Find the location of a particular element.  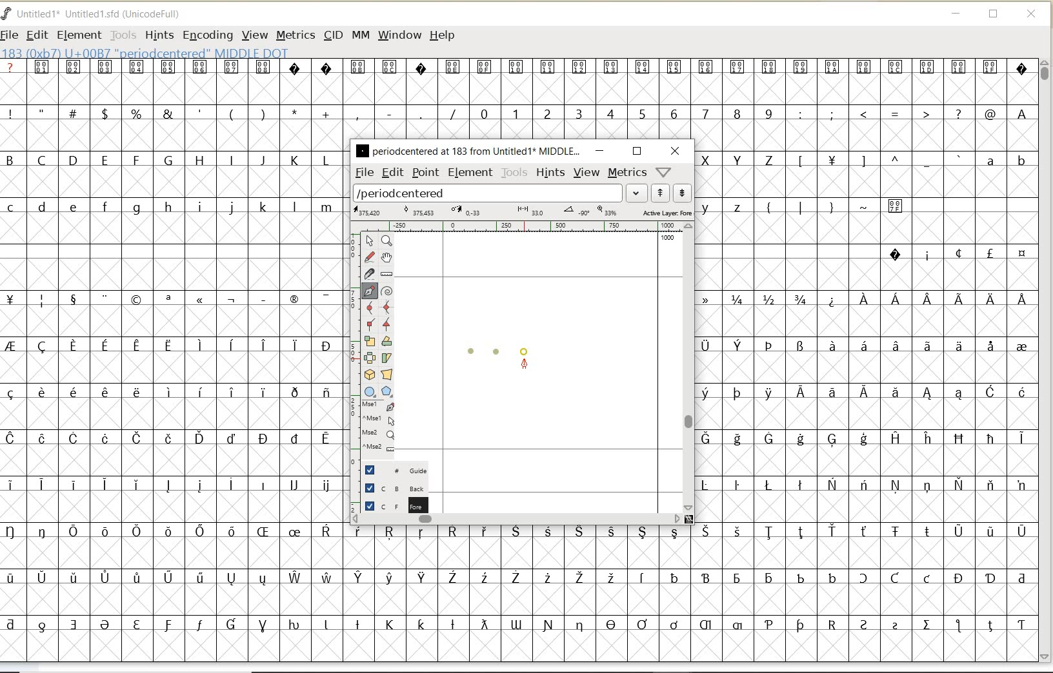

FONT NAME is located at coordinates (101, 14).